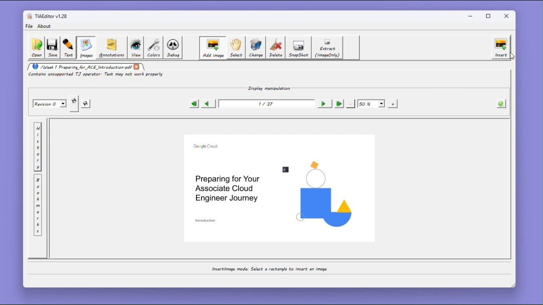 The height and width of the screenshot is (305, 543). Describe the element at coordinates (80, 67) in the screenshot. I see `/Week 1 Preparing_for_ACE_Introduction.pdf` at that location.